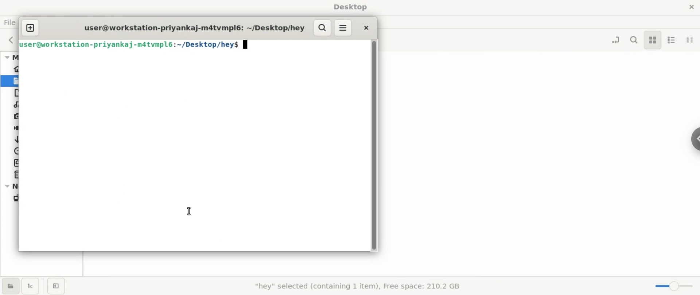  Describe the element at coordinates (323, 27) in the screenshot. I see `search` at that location.